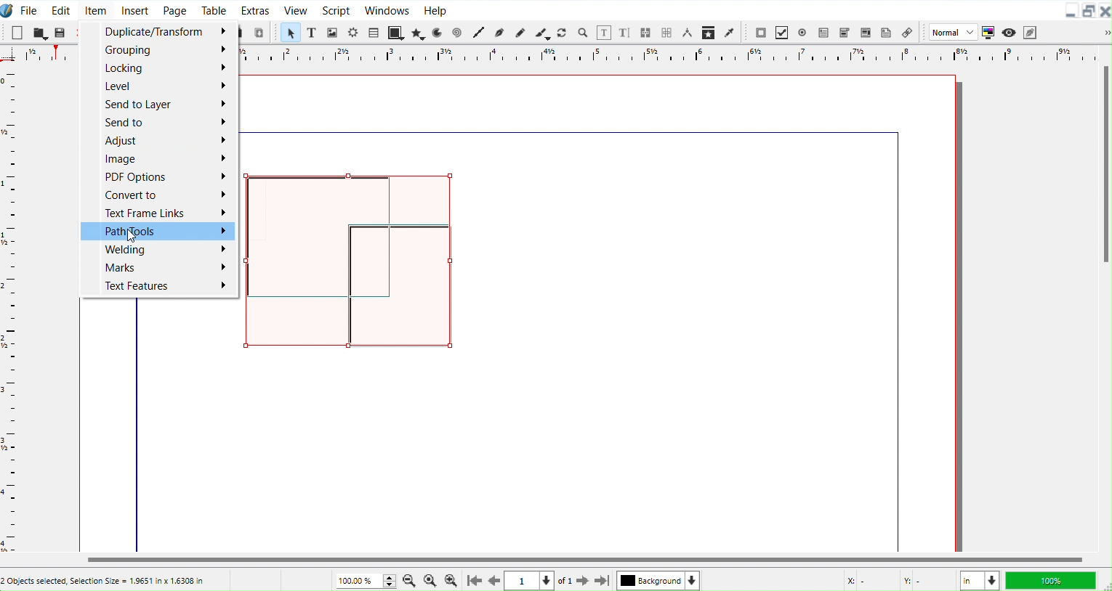  What do you see at coordinates (1008, 31) in the screenshot?
I see `Preview mode` at bounding box center [1008, 31].